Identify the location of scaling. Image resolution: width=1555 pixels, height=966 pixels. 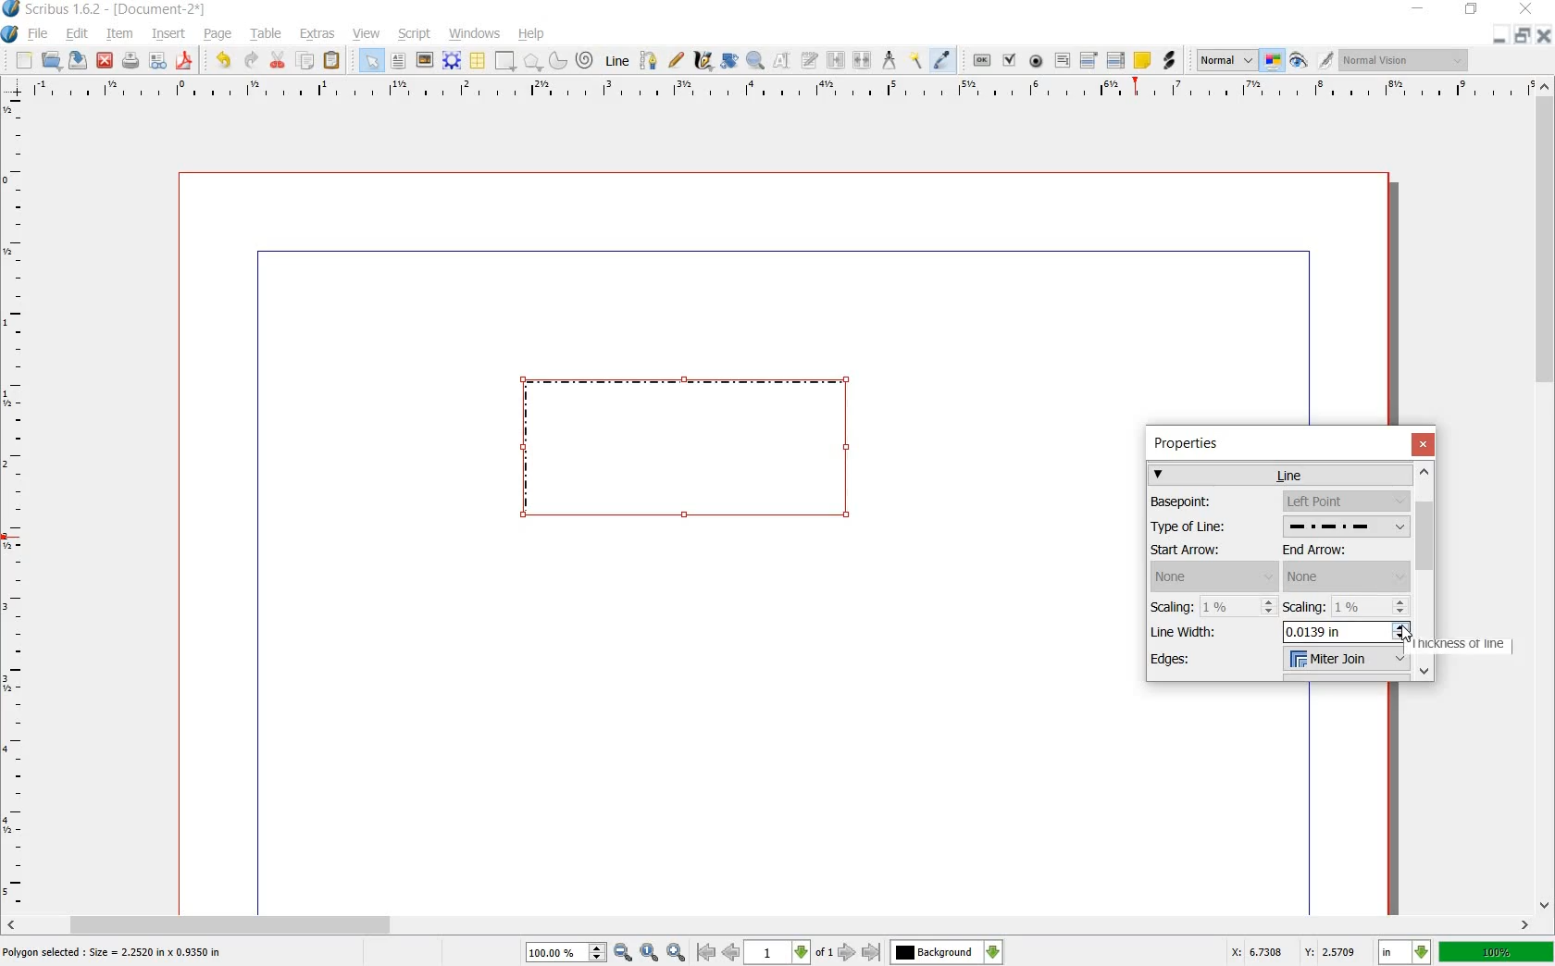
(1372, 606).